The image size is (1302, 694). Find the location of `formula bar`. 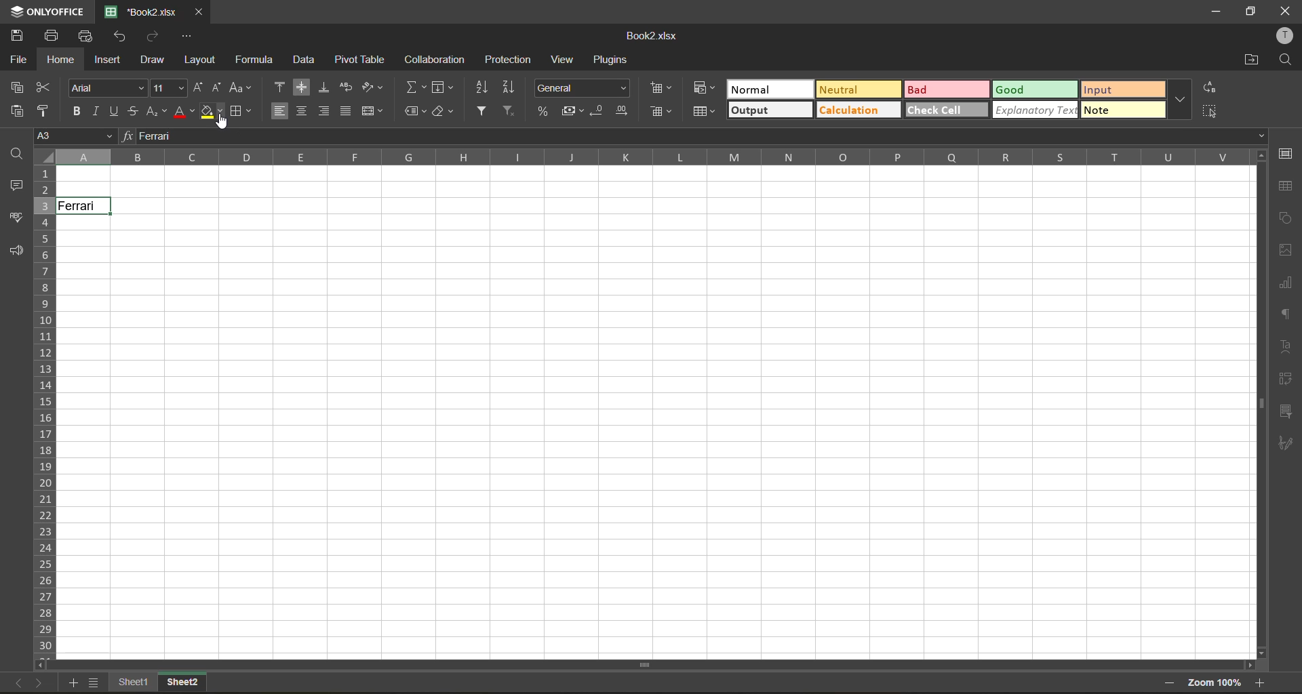

formula bar is located at coordinates (696, 136).